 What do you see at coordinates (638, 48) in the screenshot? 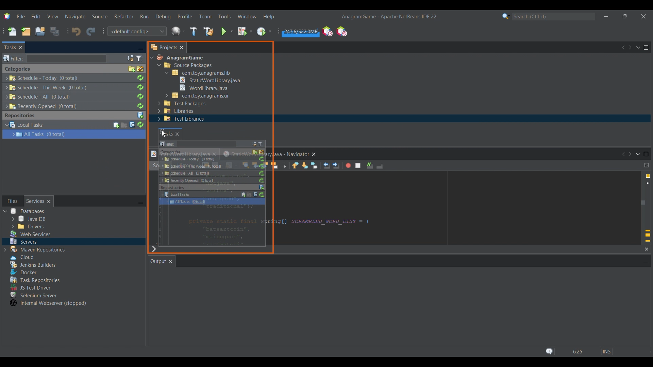
I see `Show opened documents list` at bounding box center [638, 48].